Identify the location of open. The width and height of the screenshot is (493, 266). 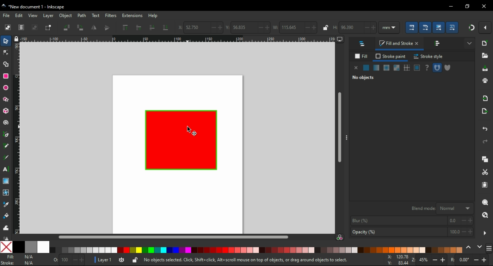
(485, 56).